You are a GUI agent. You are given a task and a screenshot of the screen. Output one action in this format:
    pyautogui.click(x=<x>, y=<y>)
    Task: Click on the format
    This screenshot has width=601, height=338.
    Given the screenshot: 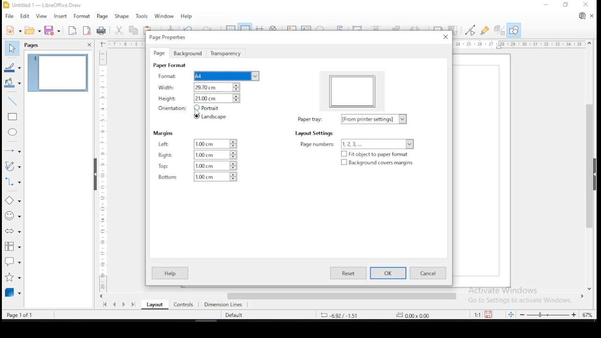 What is the action you would take?
    pyautogui.click(x=207, y=76)
    